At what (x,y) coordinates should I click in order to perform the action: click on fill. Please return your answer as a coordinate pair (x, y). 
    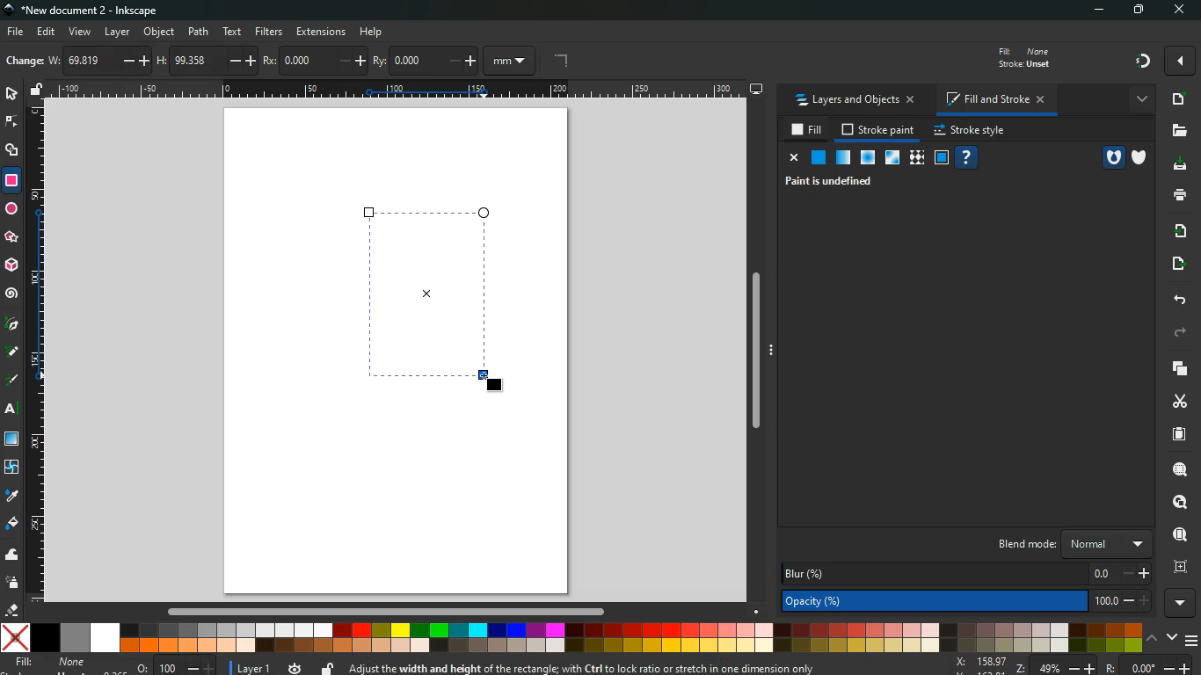
    Looking at the image, I should click on (1035, 56).